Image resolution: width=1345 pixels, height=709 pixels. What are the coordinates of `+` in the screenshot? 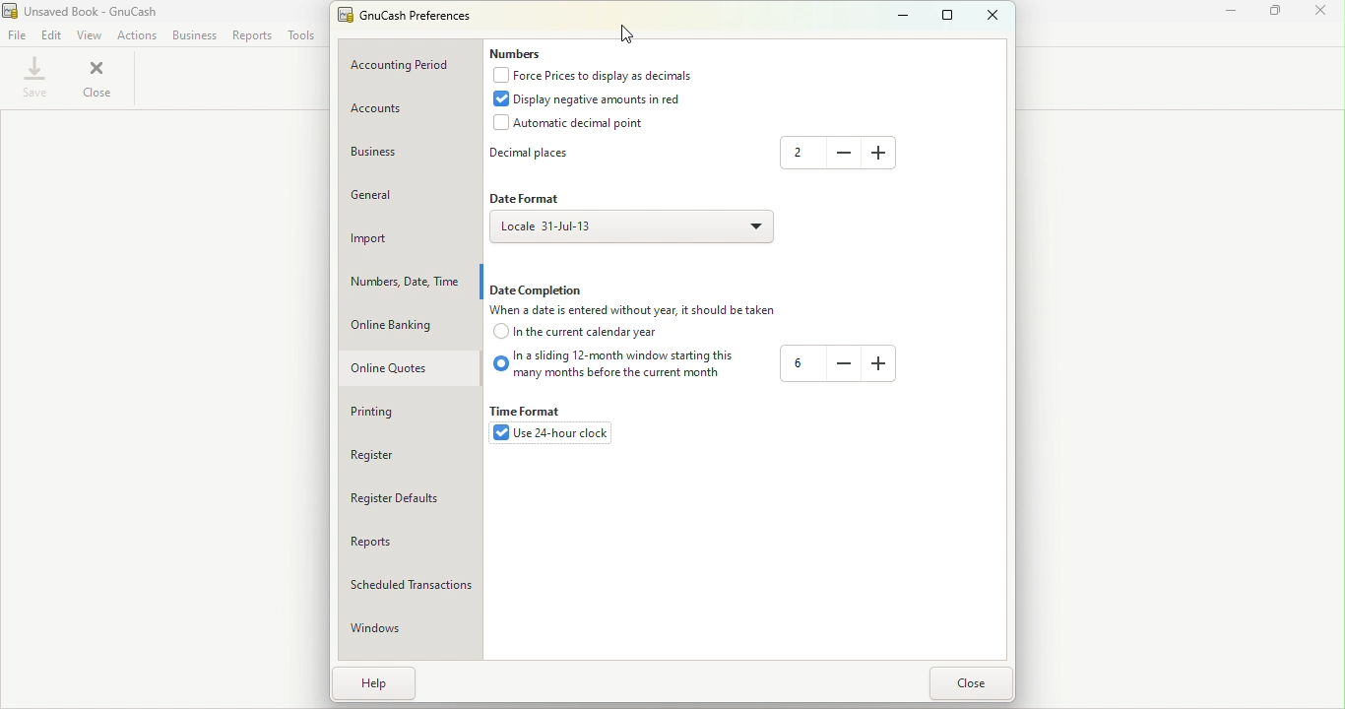 It's located at (879, 151).